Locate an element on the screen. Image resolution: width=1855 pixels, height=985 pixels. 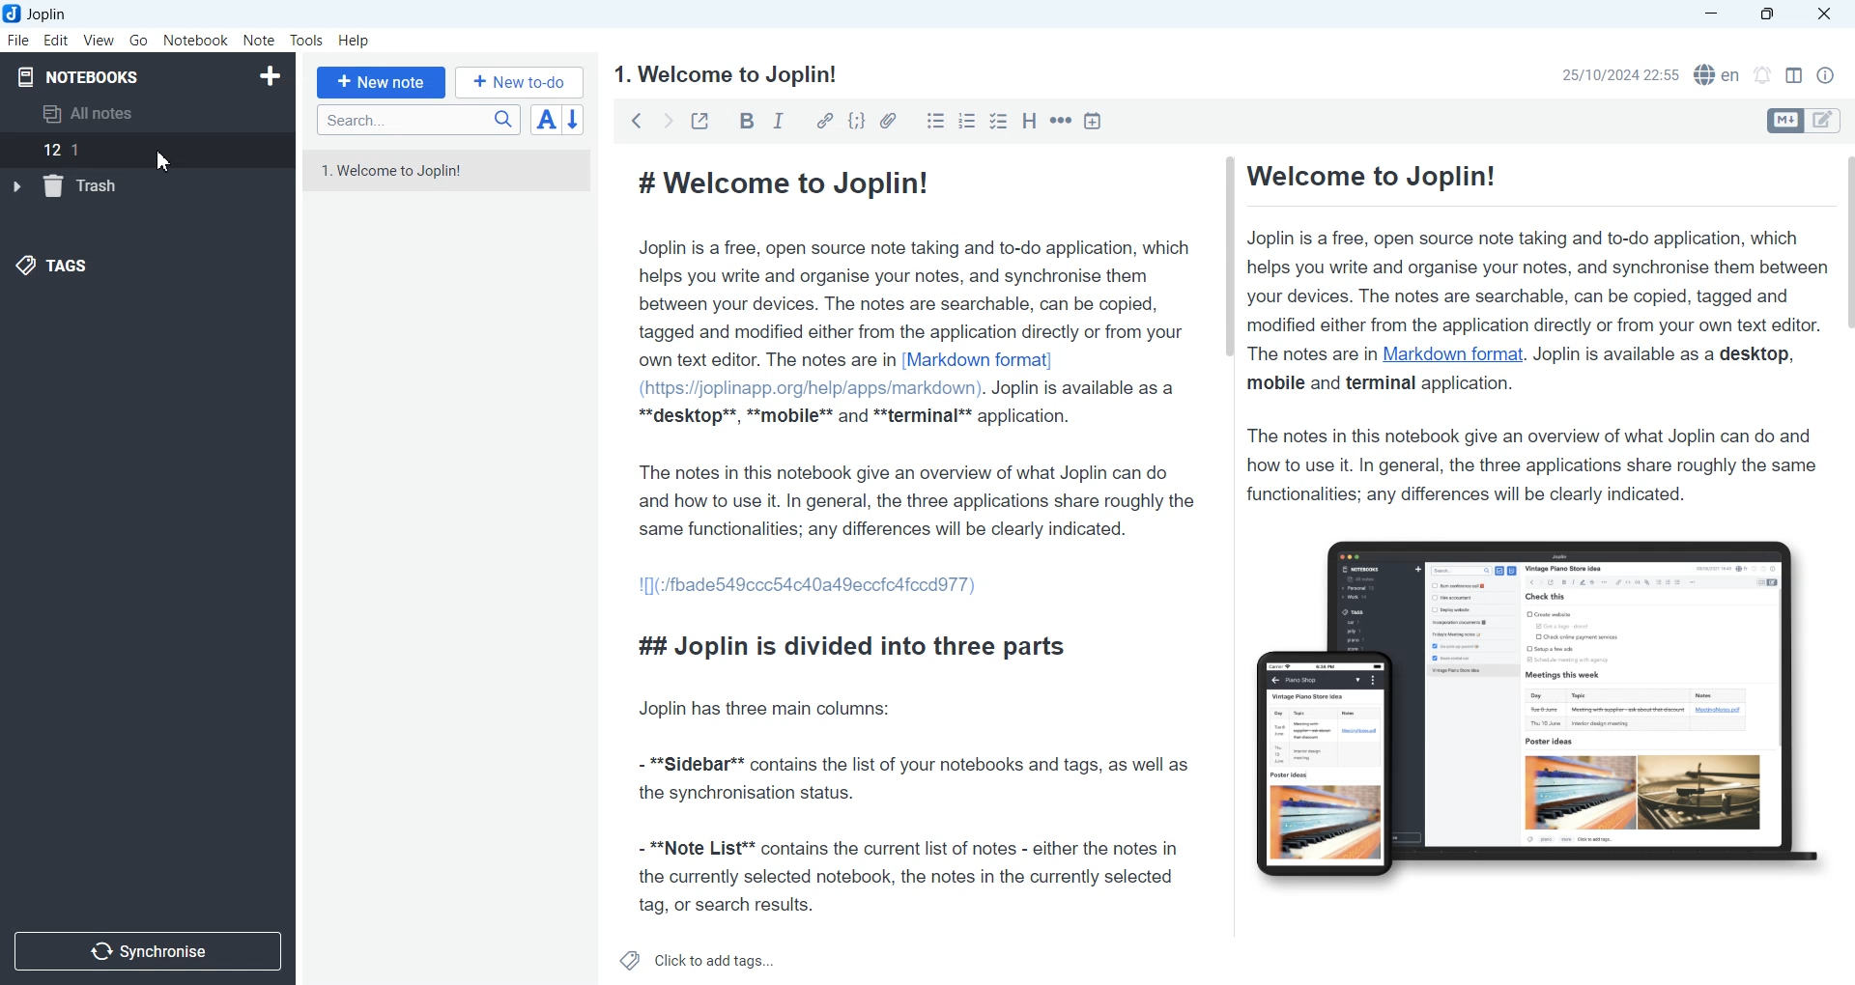
Figure is located at coordinates (1527, 707).